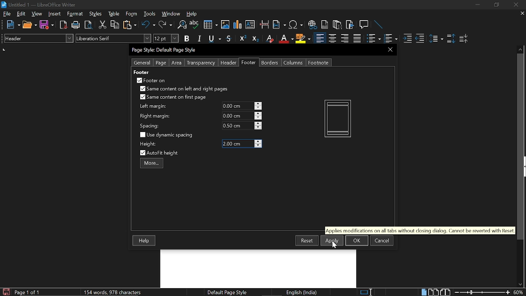 The height and width of the screenshot is (296, 526). What do you see at coordinates (524, 166) in the screenshot?
I see `sidebar menu` at bounding box center [524, 166].